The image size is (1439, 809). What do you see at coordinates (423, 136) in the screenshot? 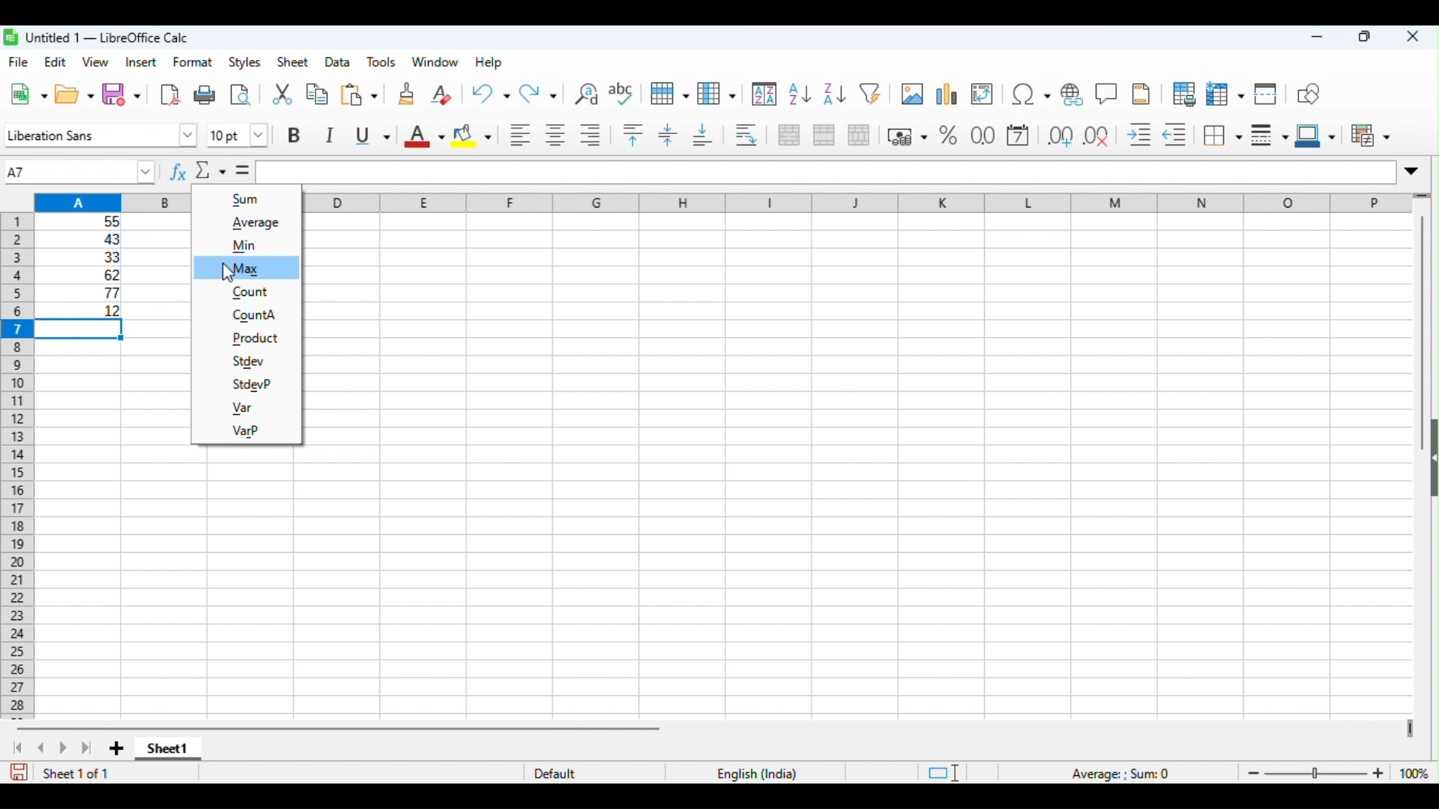
I see `font color` at bounding box center [423, 136].